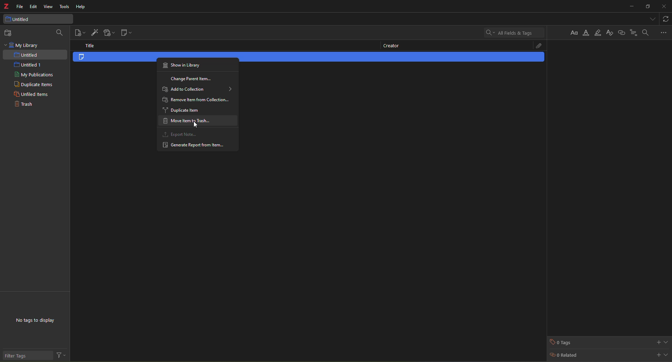  I want to click on generate report from item, so click(193, 146).